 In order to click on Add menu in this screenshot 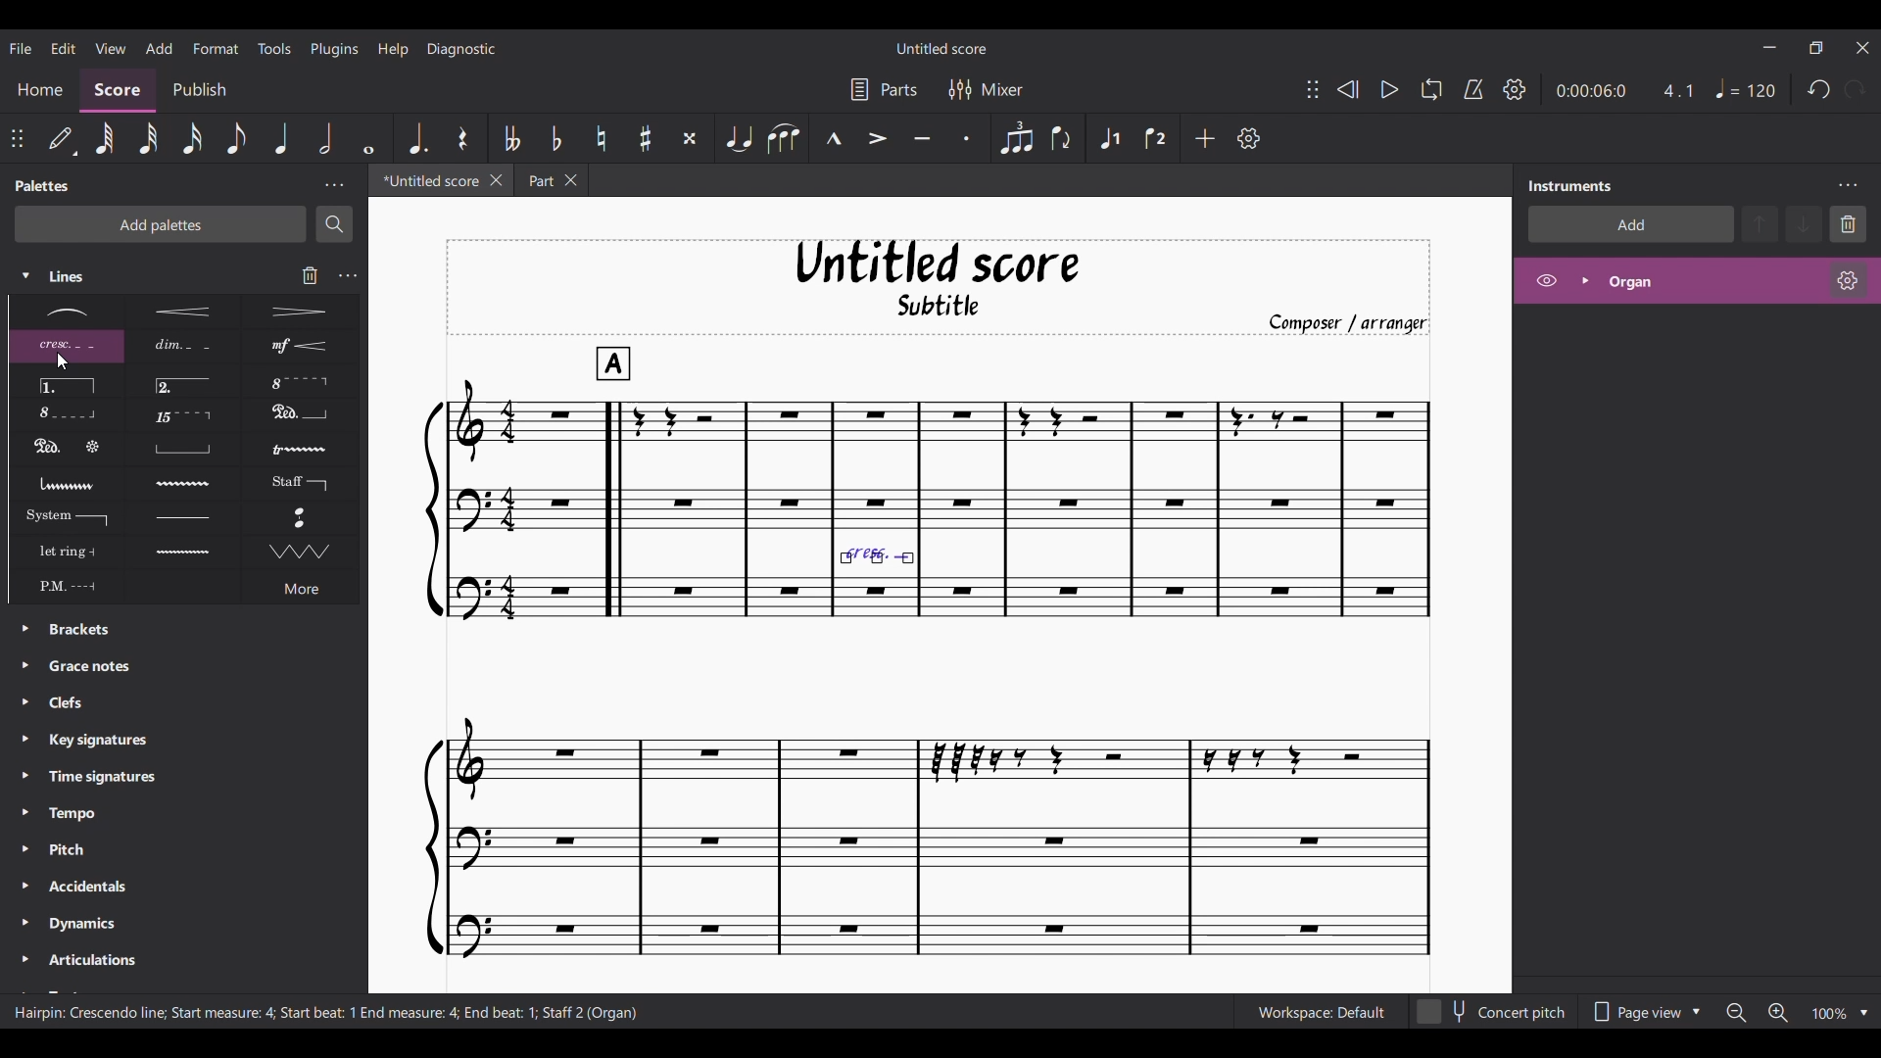, I will do `click(159, 47)`.